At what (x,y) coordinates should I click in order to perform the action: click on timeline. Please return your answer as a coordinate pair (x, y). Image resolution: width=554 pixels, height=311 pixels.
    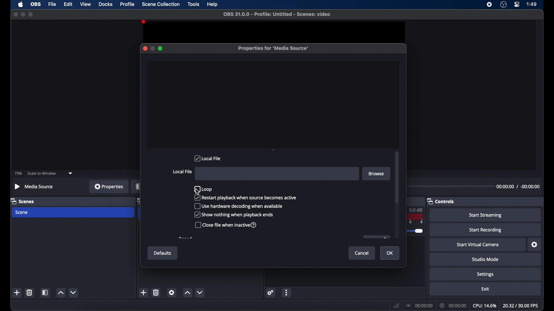
    Looking at the image, I should click on (417, 226).